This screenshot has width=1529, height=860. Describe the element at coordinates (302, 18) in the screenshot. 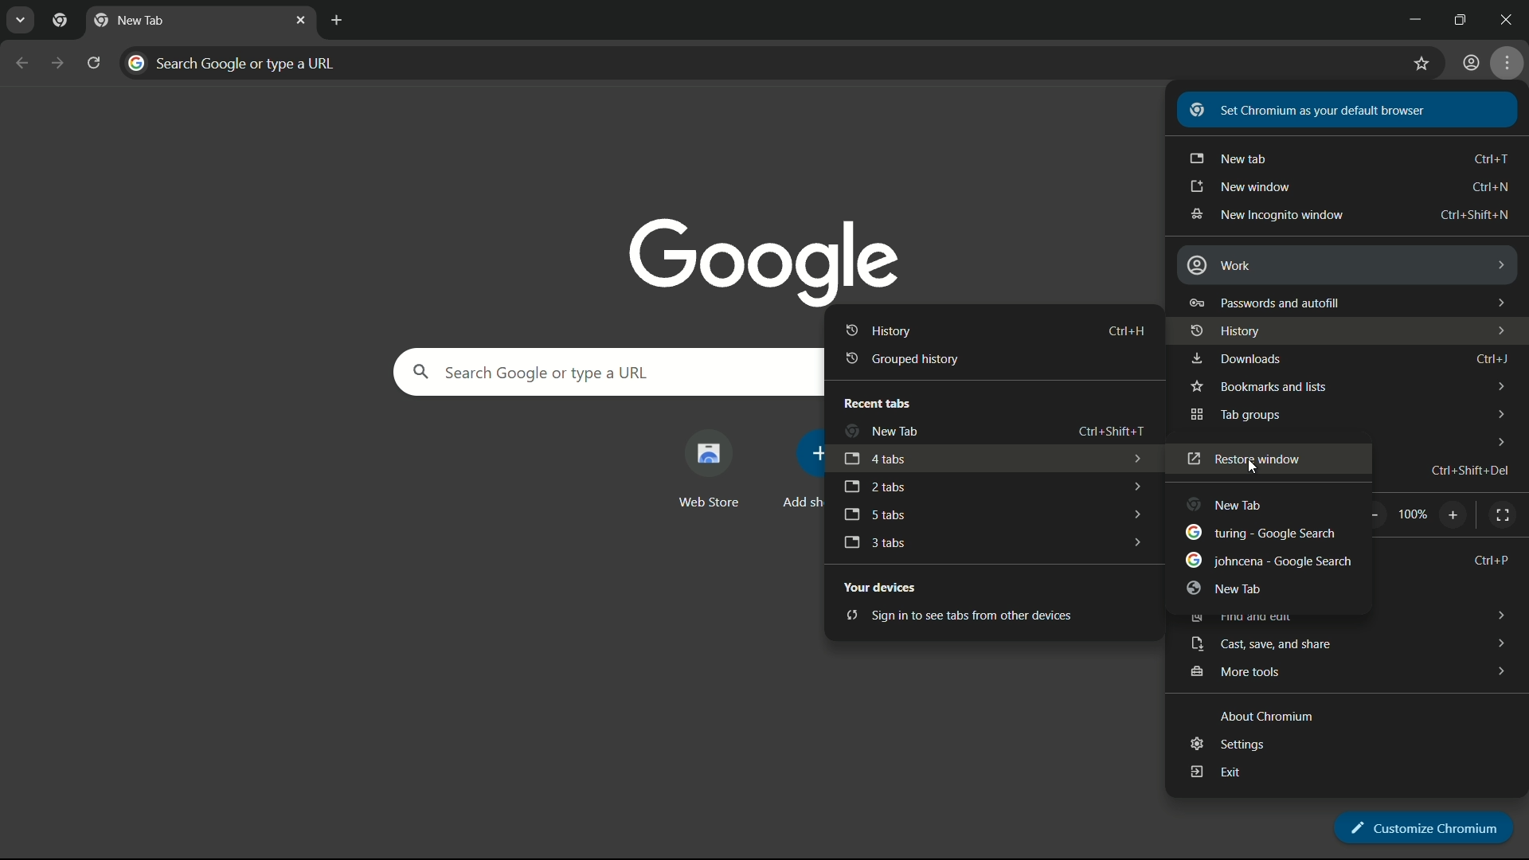

I see `close` at that location.